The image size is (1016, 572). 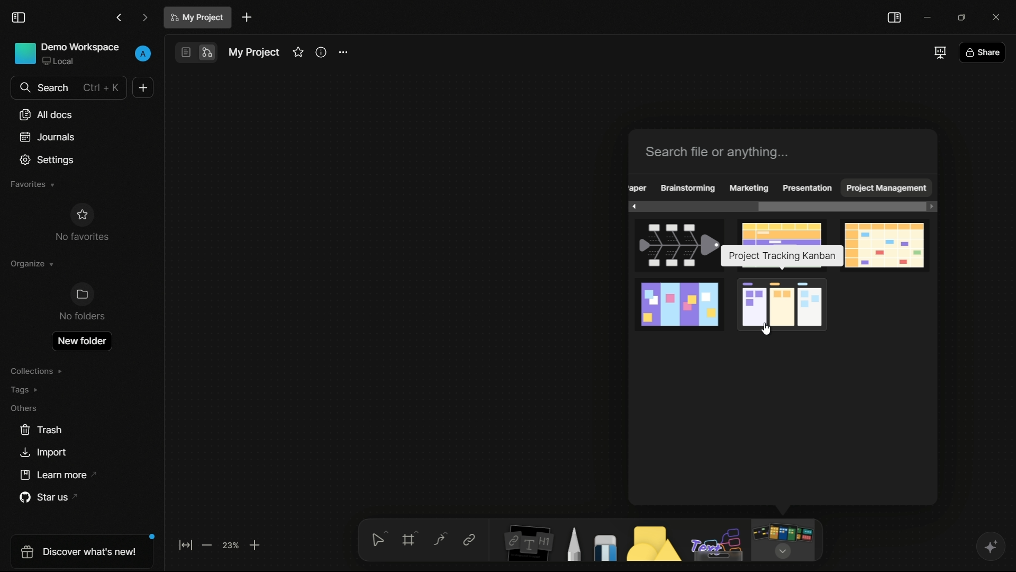 I want to click on page mode, so click(x=185, y=52).